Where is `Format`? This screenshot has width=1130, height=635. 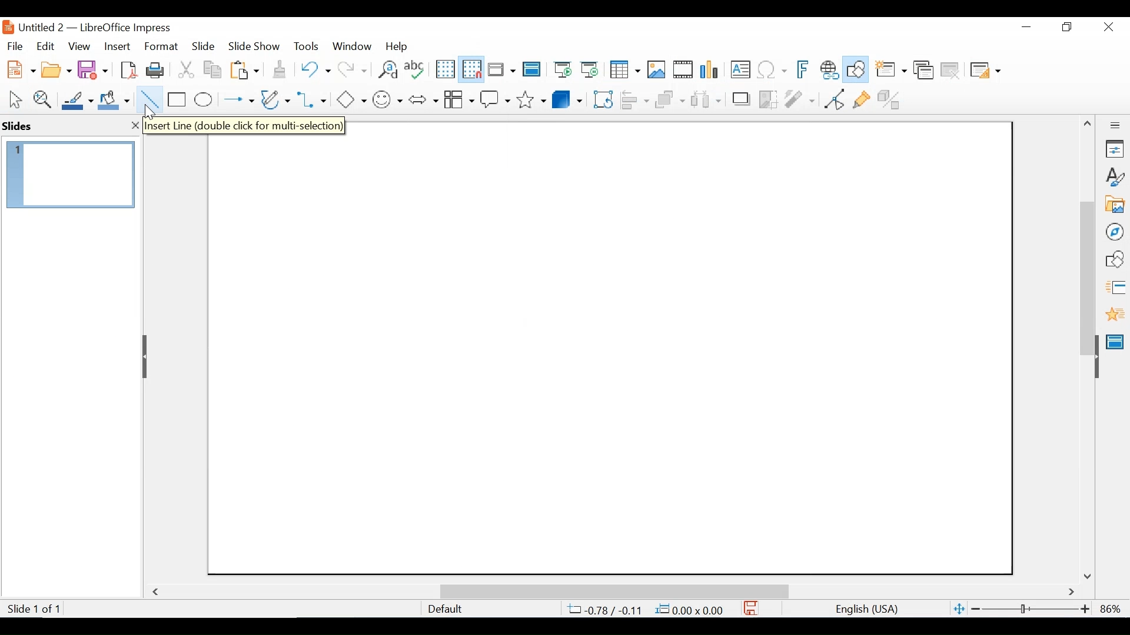
Format is located at coordinates (162, 46).